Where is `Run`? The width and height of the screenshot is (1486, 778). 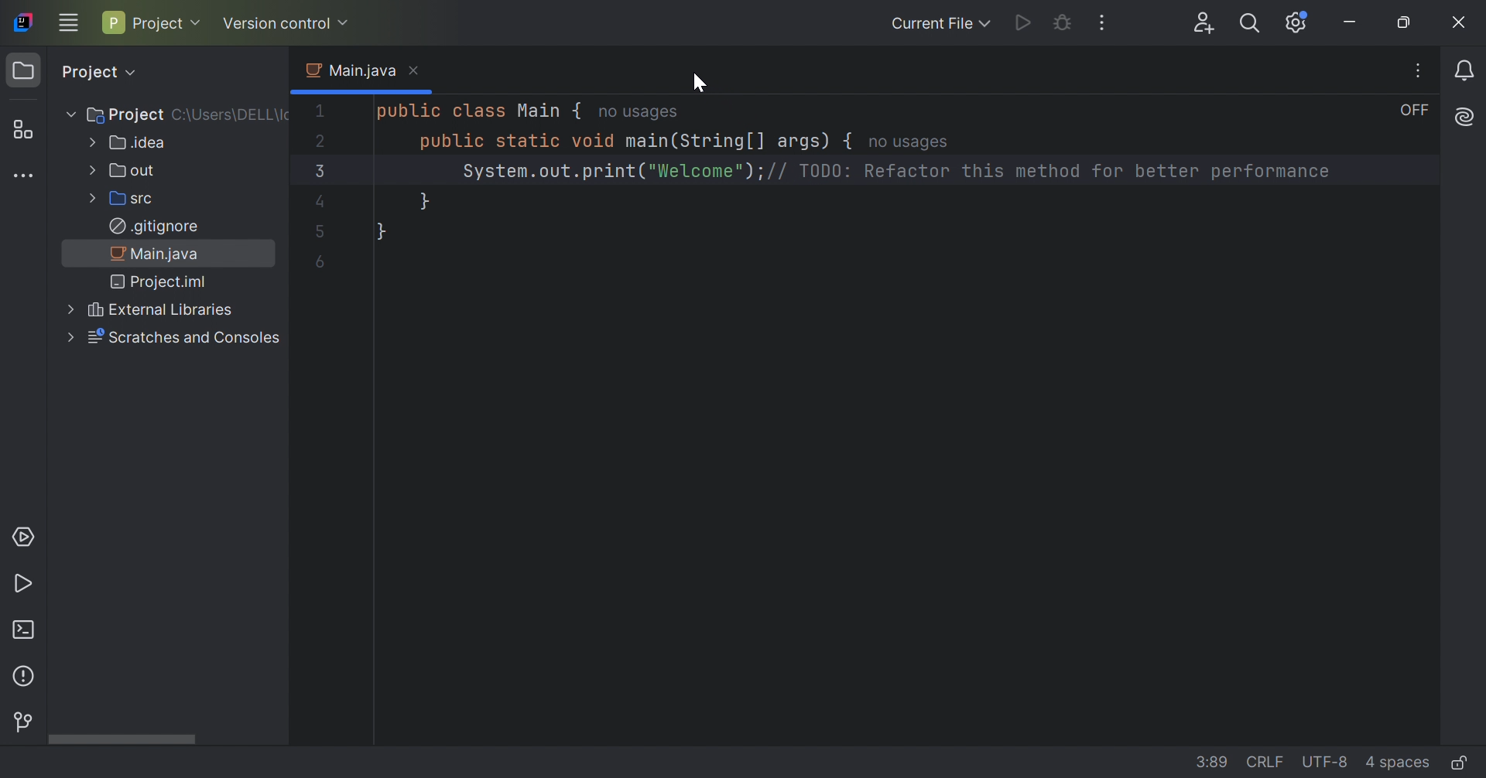
Run is located at coordinates (1022, 22).